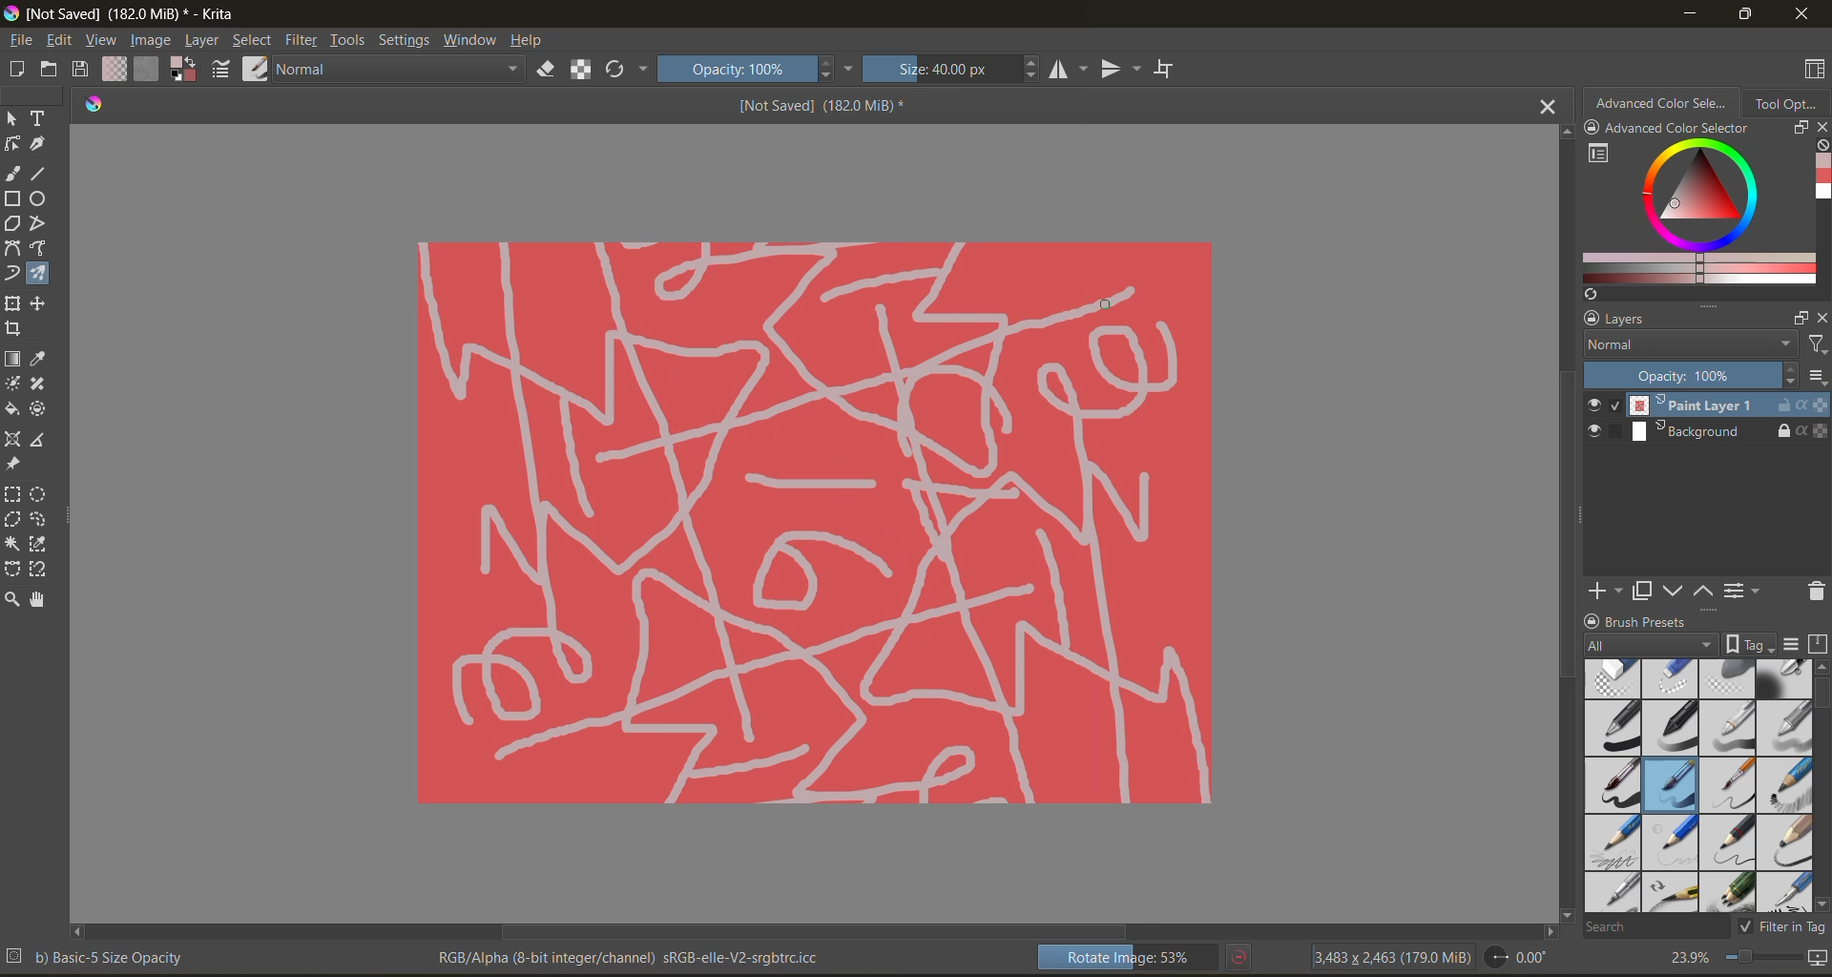  Describe the element at coordinates (1817, 379) in the screenshot. I see `options` at that location.